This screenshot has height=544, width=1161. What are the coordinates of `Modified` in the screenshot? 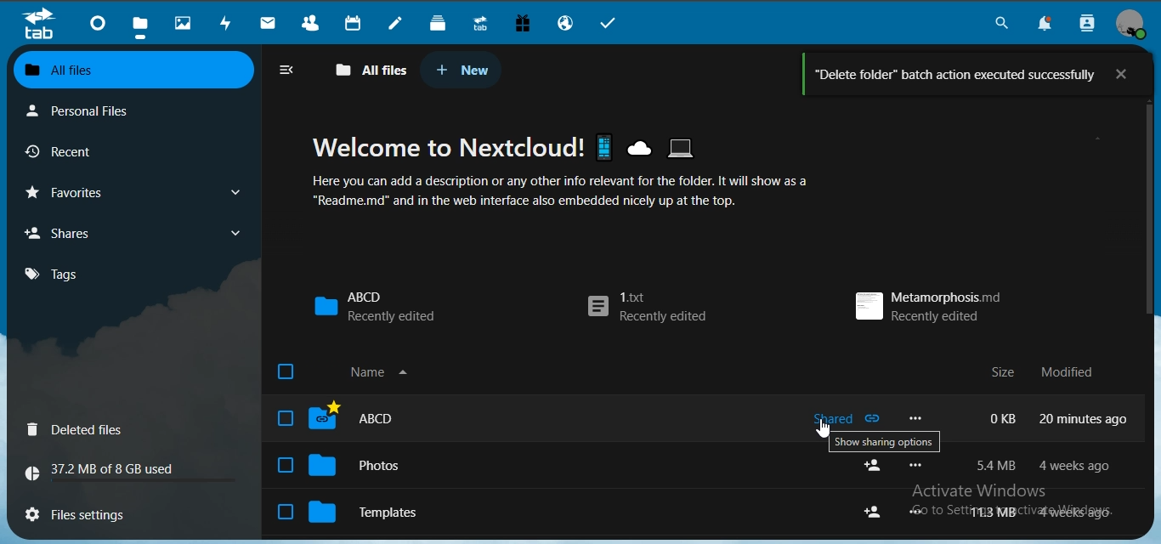 It's located at (1074, 372).